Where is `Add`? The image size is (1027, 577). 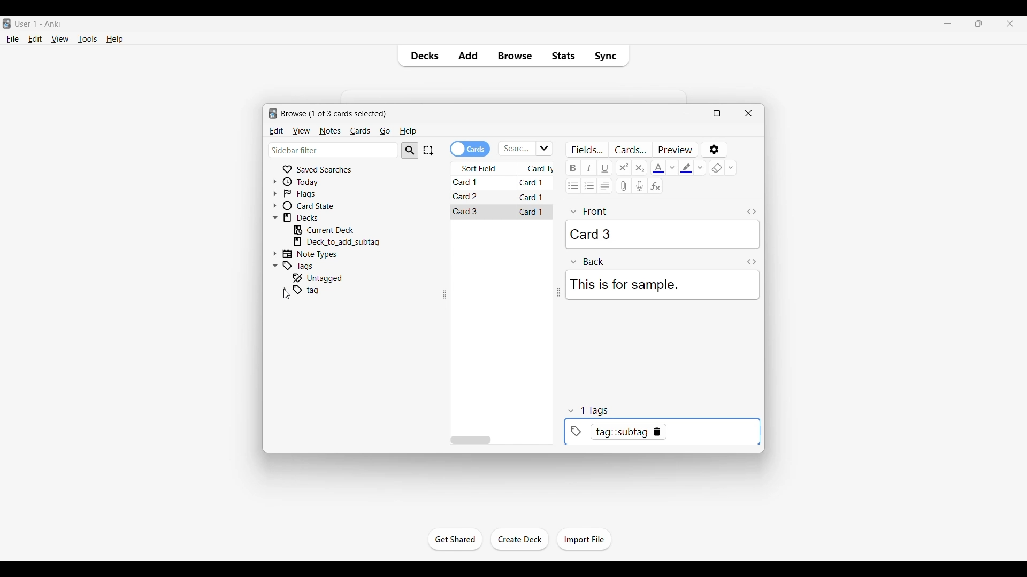
Add is located at coordinates (467, 56).